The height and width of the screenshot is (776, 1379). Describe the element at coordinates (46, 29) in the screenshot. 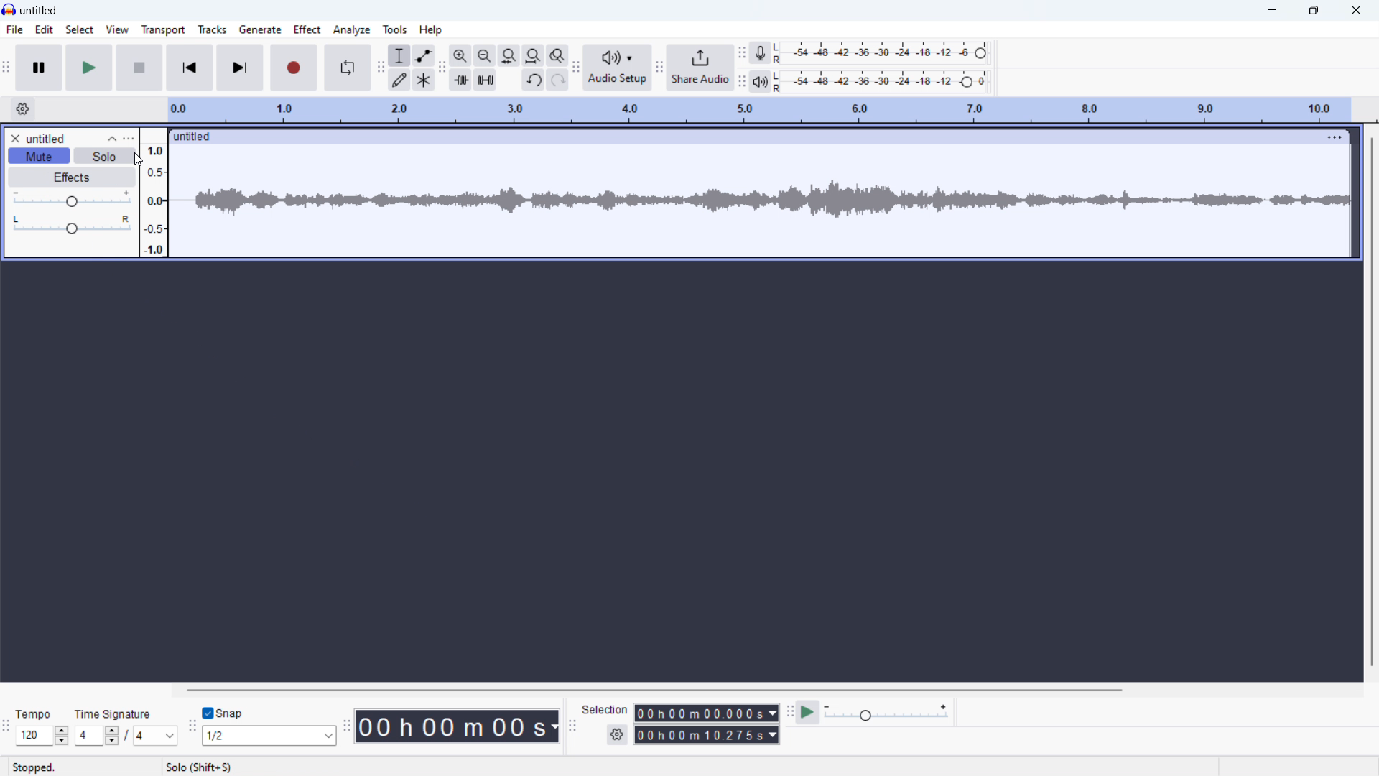

I see `edit` at that location.